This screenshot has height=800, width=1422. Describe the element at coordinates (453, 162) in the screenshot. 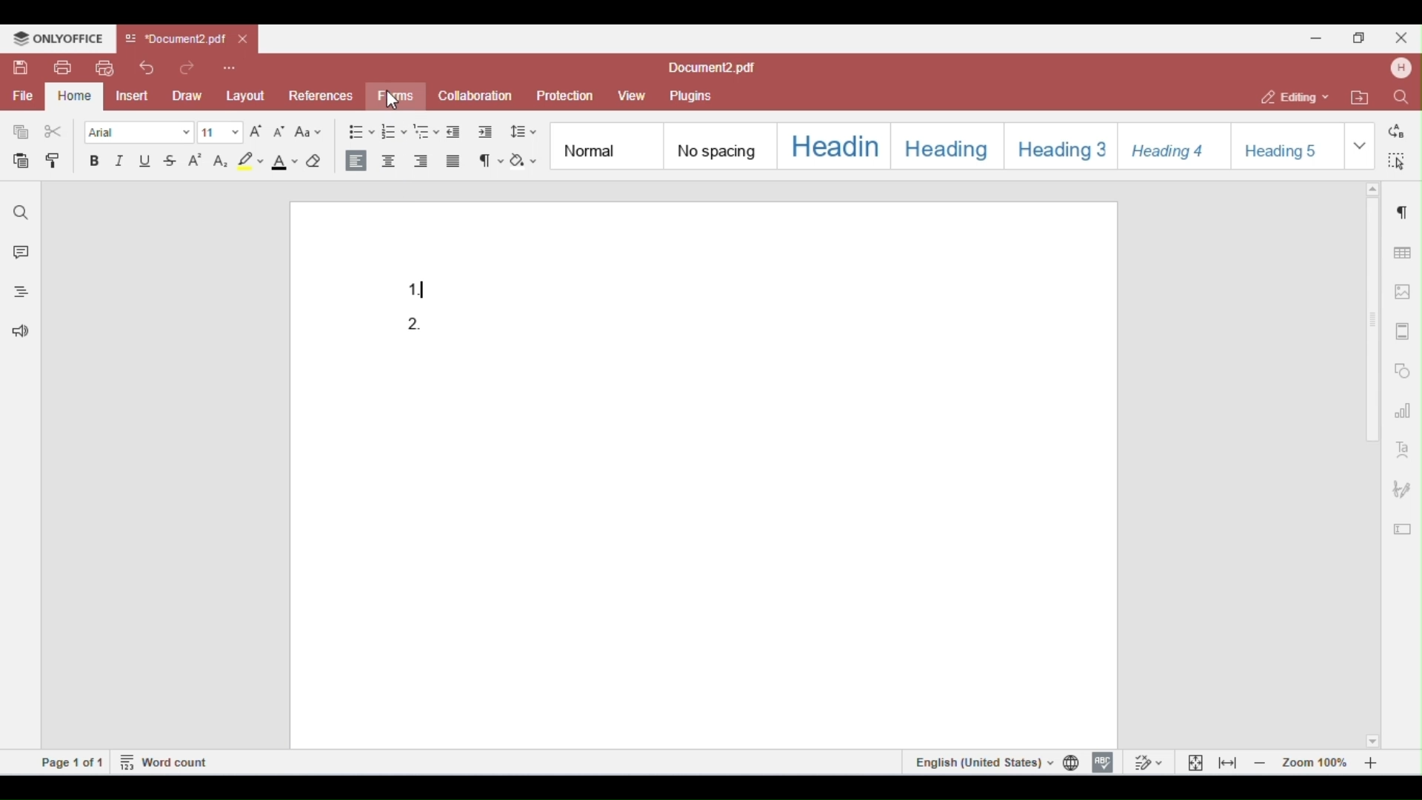

I see `justified` at that location.